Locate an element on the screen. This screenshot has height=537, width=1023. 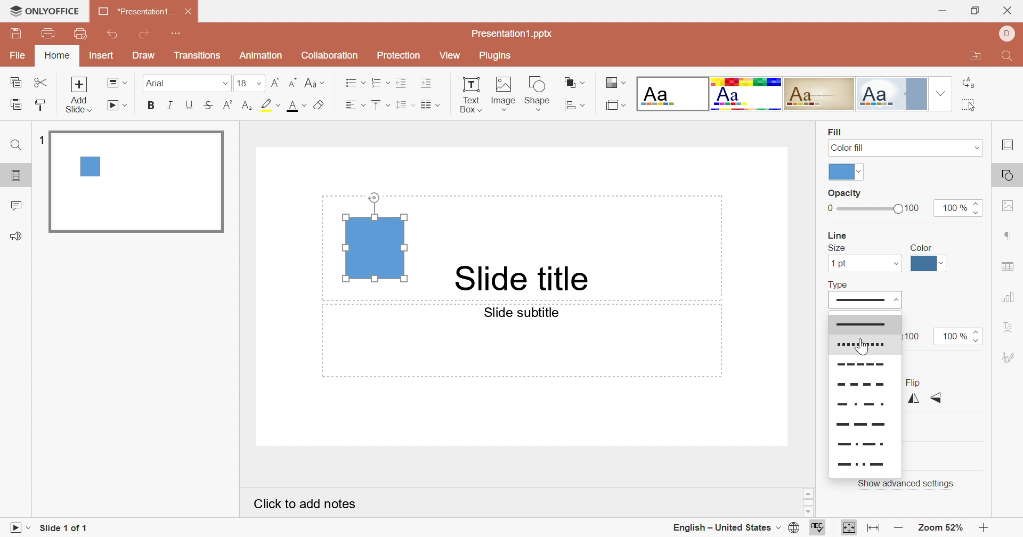
Redo is located at coordinates (151, 36).